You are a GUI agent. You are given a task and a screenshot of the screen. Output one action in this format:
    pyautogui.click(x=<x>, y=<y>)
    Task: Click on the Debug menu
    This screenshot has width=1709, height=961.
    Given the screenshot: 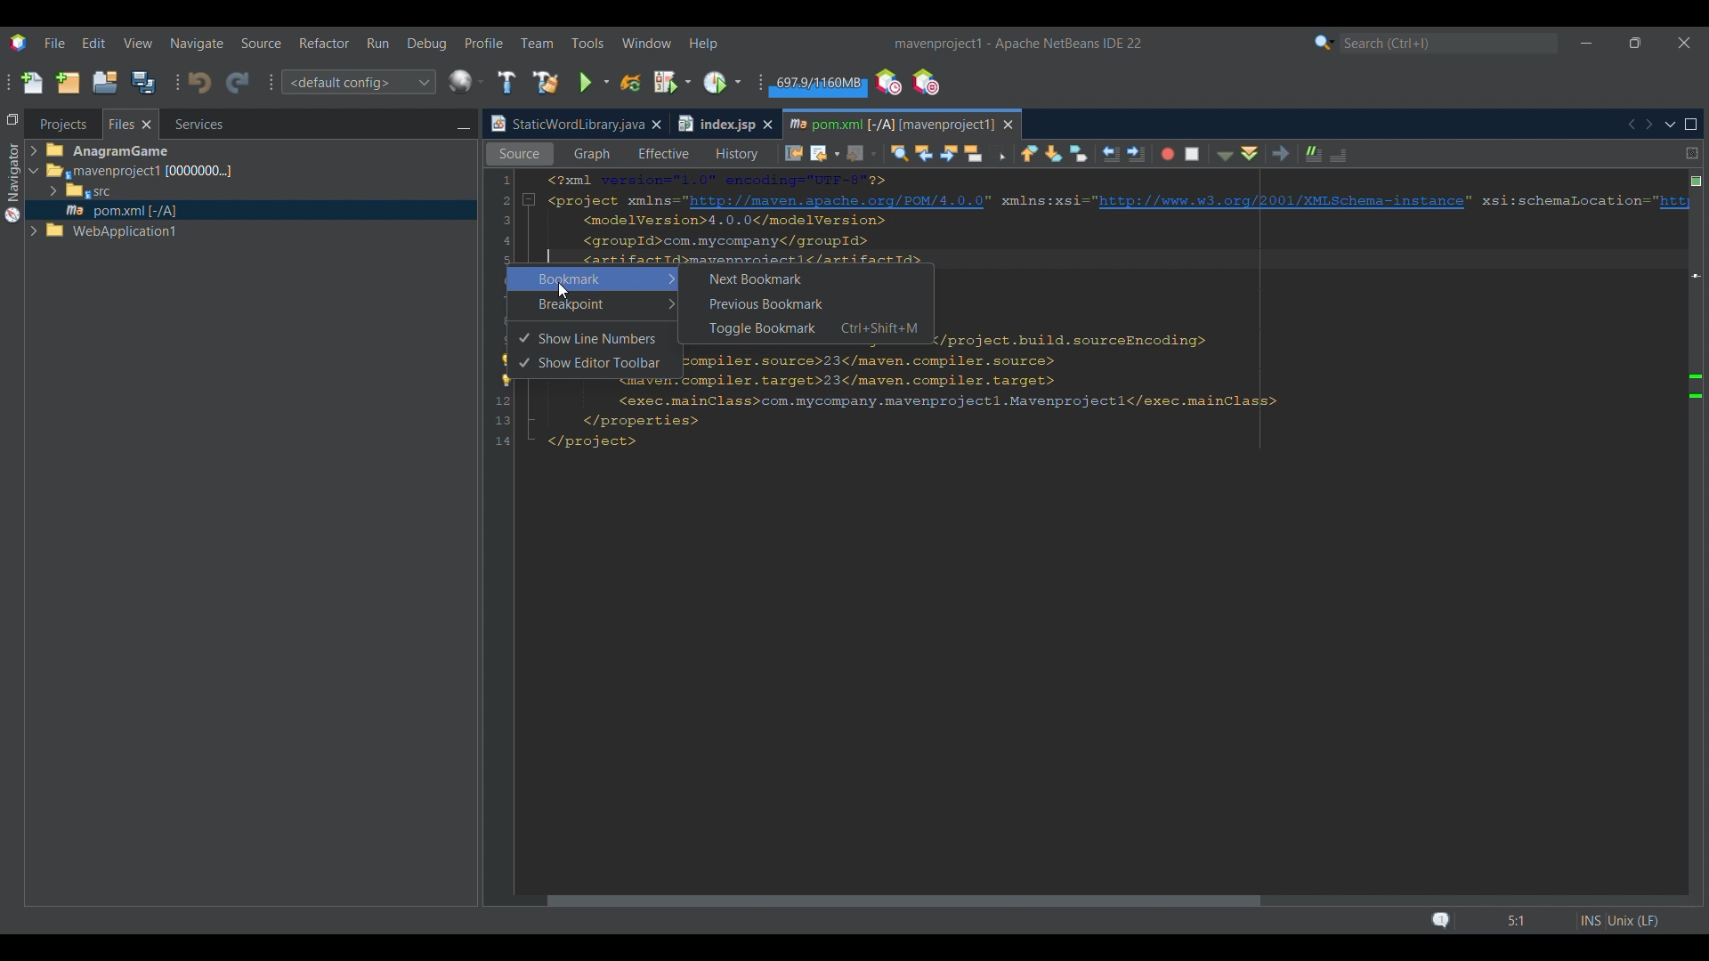 What is the action you would take?
    pyautogui.click(x=427, y=44)
    